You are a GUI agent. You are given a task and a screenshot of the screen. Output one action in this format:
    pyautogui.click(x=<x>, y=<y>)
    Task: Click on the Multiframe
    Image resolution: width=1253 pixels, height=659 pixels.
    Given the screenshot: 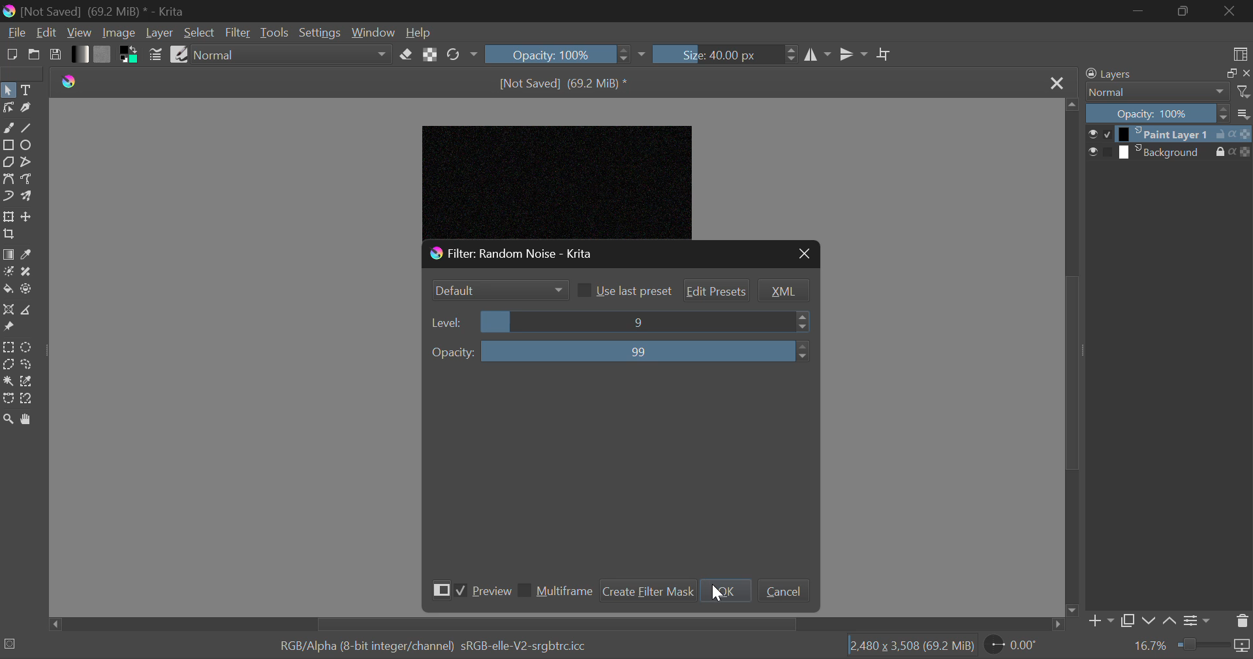 What is the action you would take?
    pyautogui.click(x=555, y=592)
    